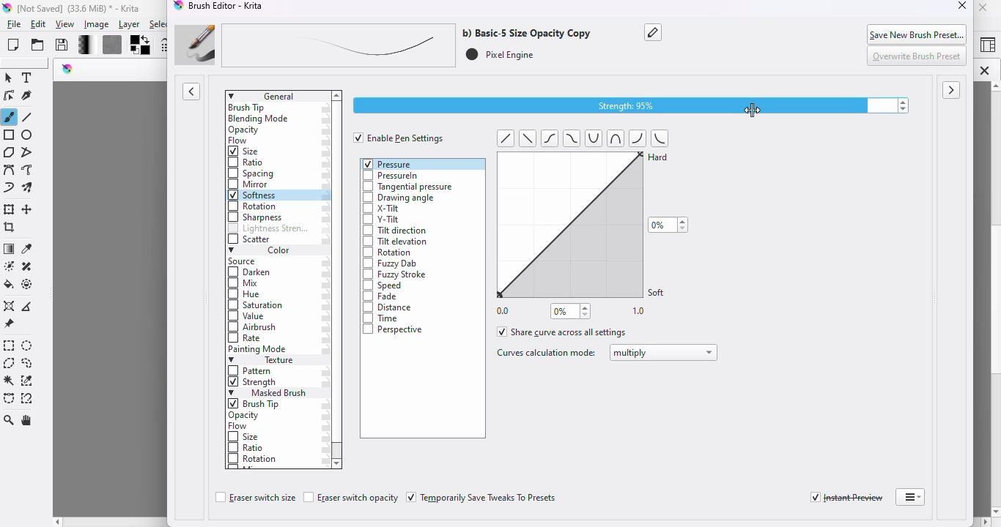 The image size is (1001, 527). I want to click on mirror, so click(250, 184).